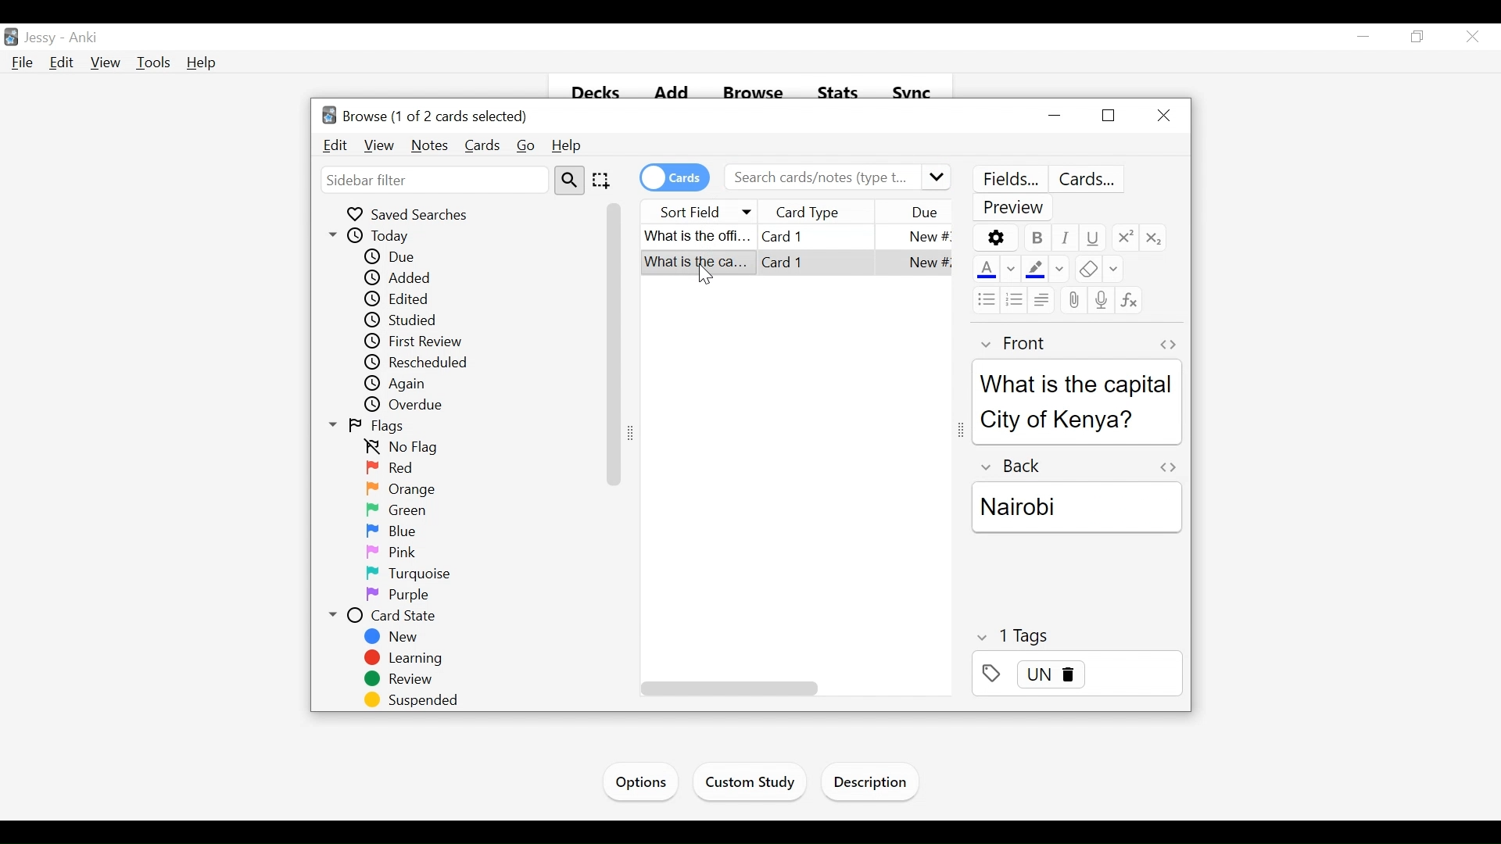  Describe the element at coordinates (201, 63) in the screenshot. I see `Help` at that location.